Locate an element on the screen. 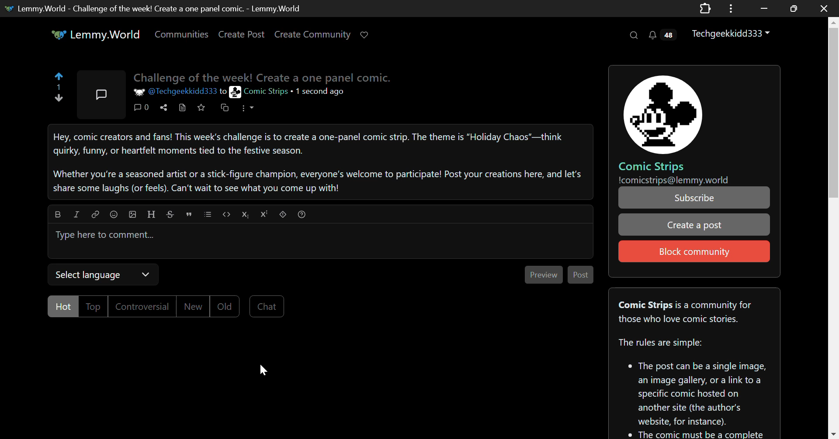 This screenshot has width=839, height=439. Share is located at coordinates (163, 107).